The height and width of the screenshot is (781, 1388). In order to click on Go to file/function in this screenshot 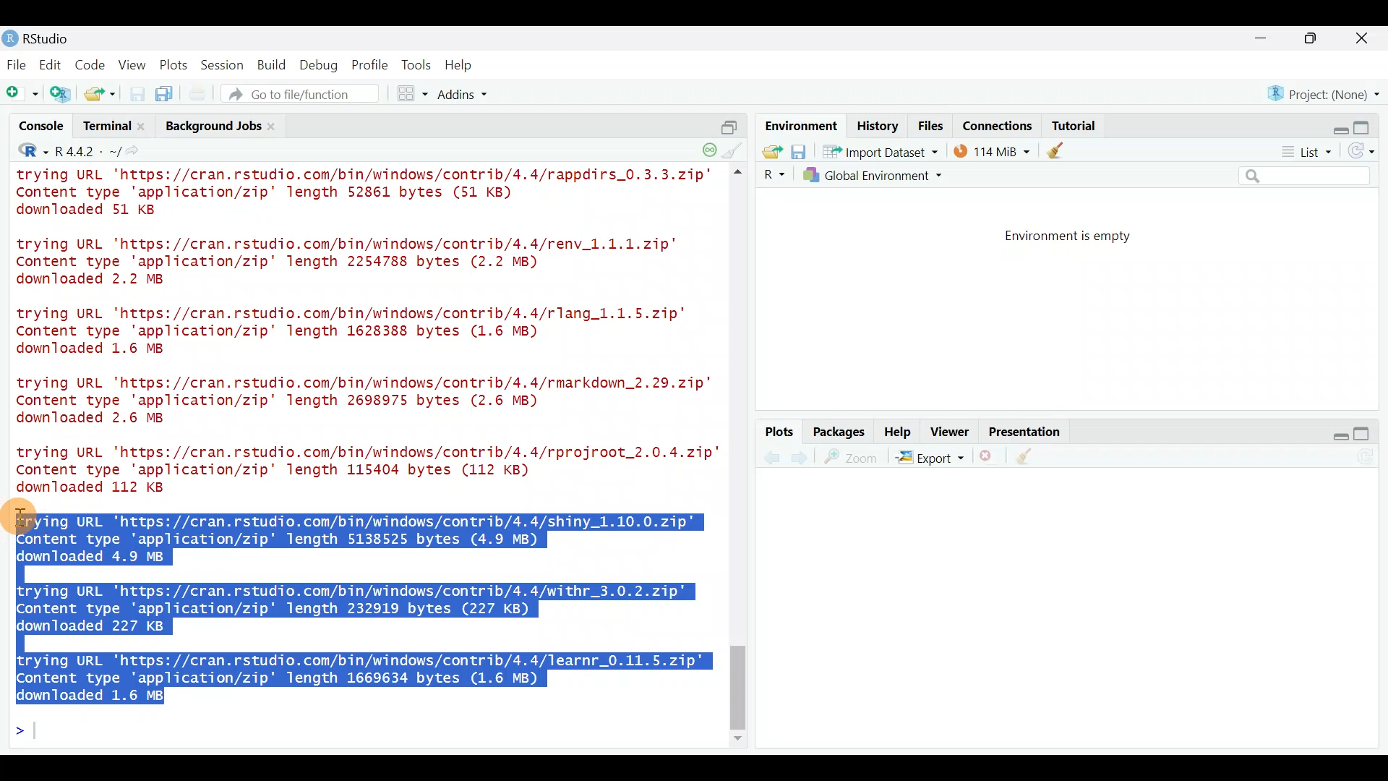, I will do `click(307, 94)`.